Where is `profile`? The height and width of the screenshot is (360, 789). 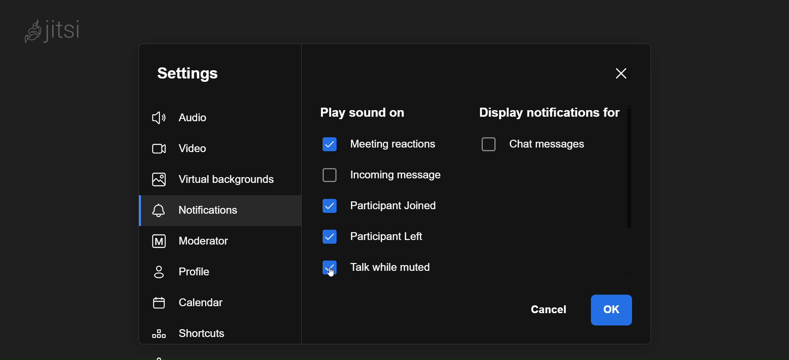
profile is located at coordinates (196, 271).